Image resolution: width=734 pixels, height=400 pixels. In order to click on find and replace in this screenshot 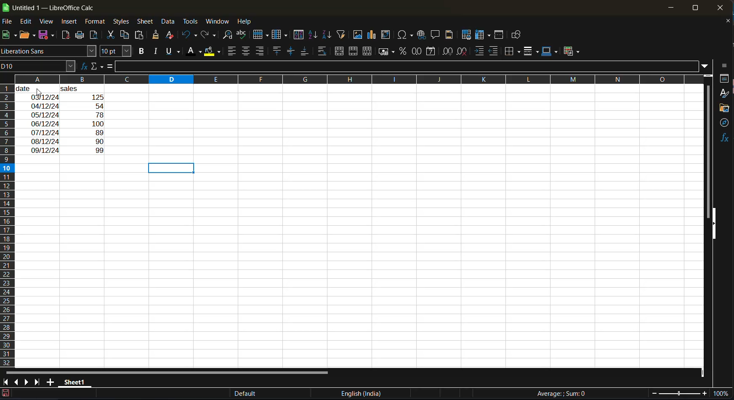, I will do `click(227, 36)`.